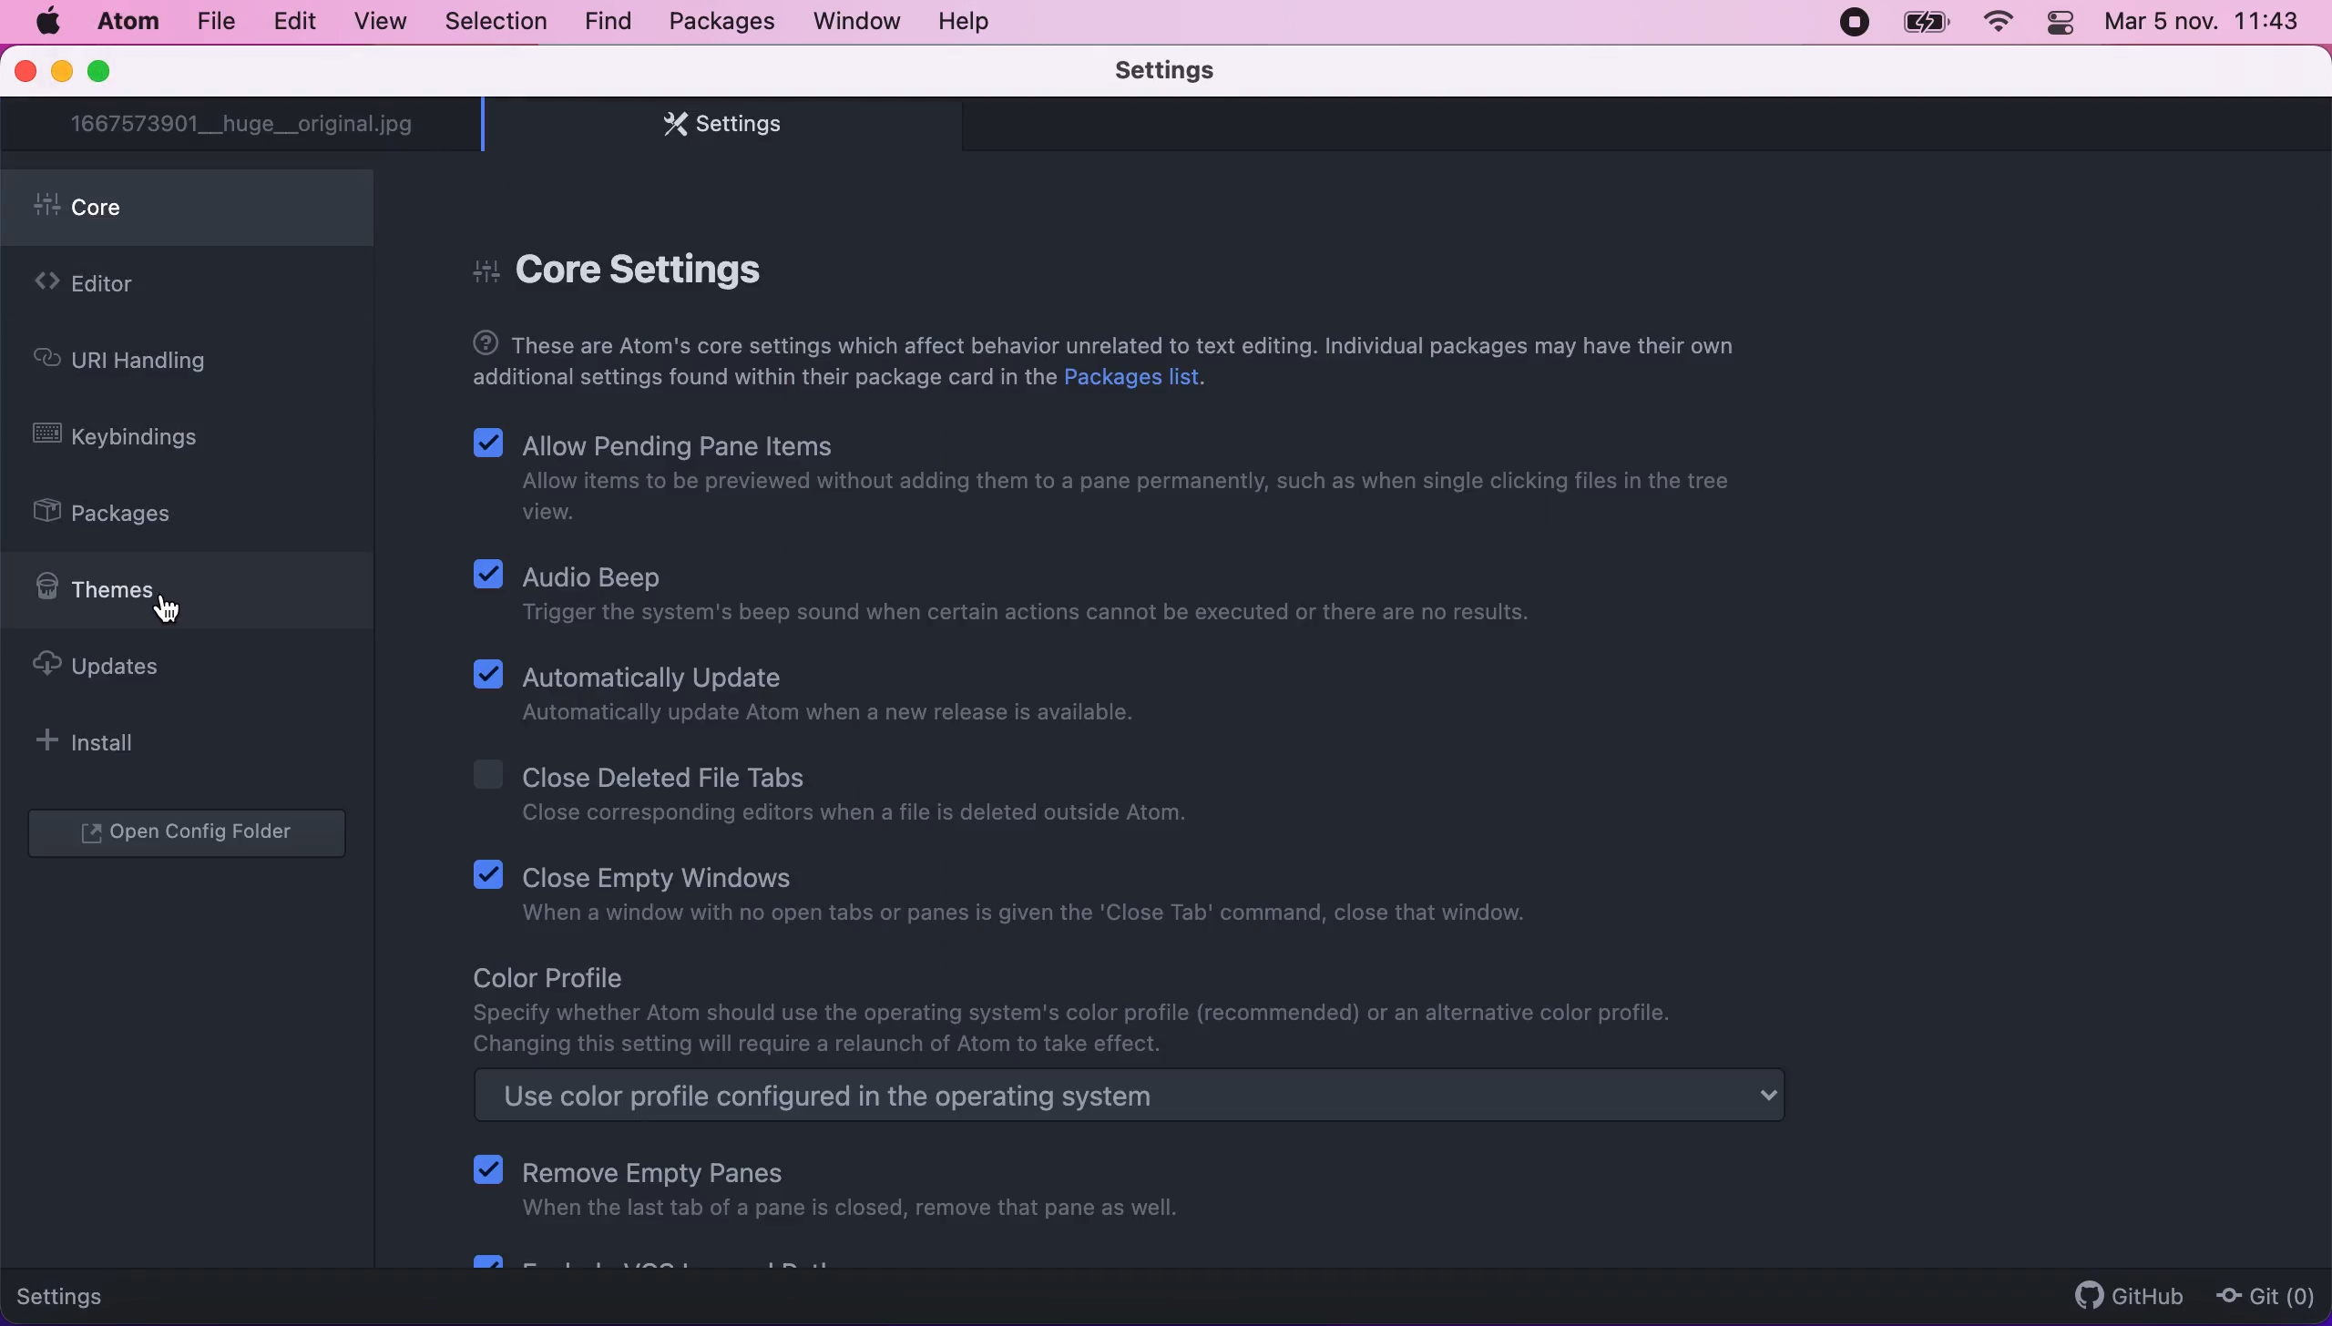 This screenshot has height=1326, width=2332. Describe the element at coordinates (1999, 25) in the screenshot. I see `wifi` at that location.